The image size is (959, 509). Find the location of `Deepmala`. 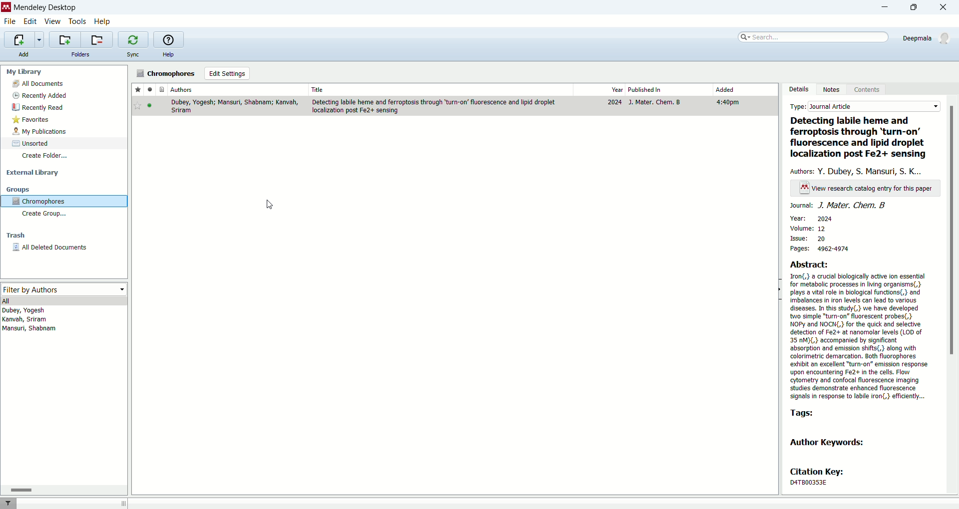

Deepmala is located at coordinates (927, 36).